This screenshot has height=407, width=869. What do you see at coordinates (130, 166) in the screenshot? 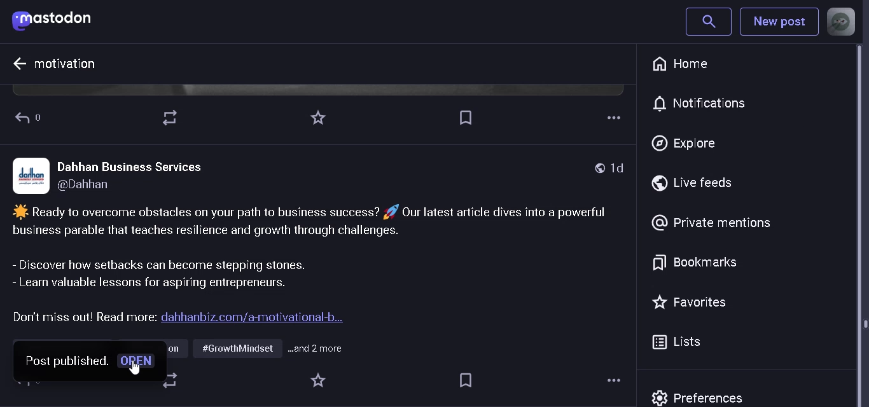
I see `Dahhan Business Services` at bounding box center [130, 166].